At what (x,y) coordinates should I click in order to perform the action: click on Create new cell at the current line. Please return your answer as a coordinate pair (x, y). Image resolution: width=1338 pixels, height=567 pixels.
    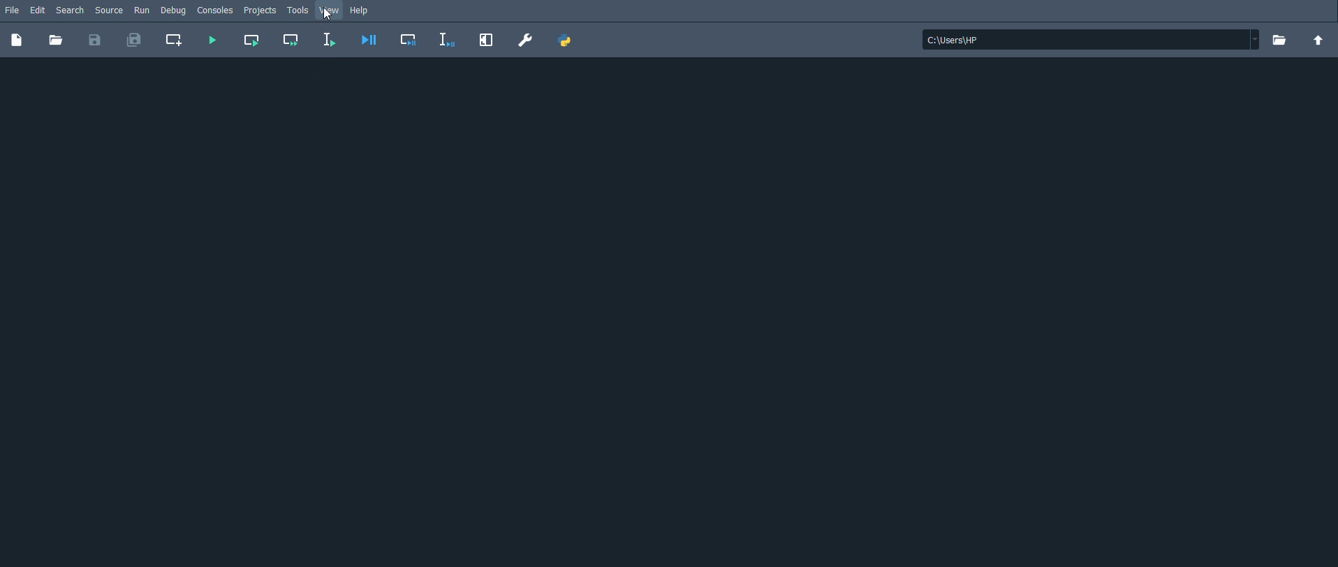
    Looking at the image, I should click on (175, 39).